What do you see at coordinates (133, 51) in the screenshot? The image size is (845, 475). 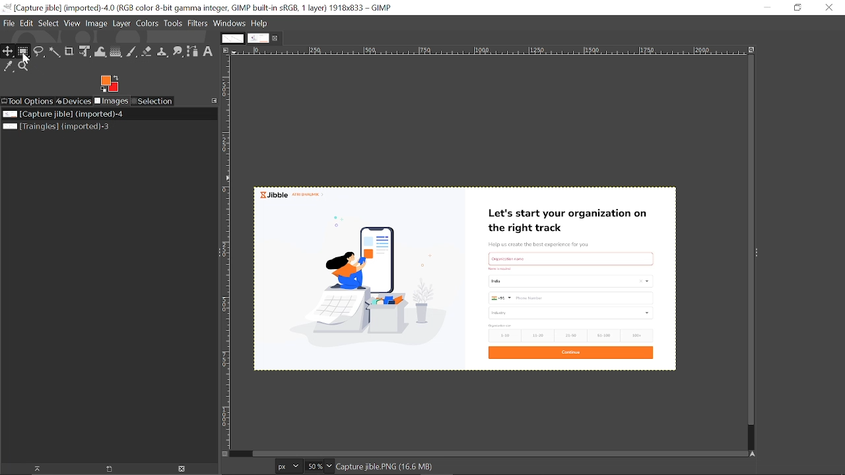 I see `Paintbrush tool` at bounding box center [133, 51].